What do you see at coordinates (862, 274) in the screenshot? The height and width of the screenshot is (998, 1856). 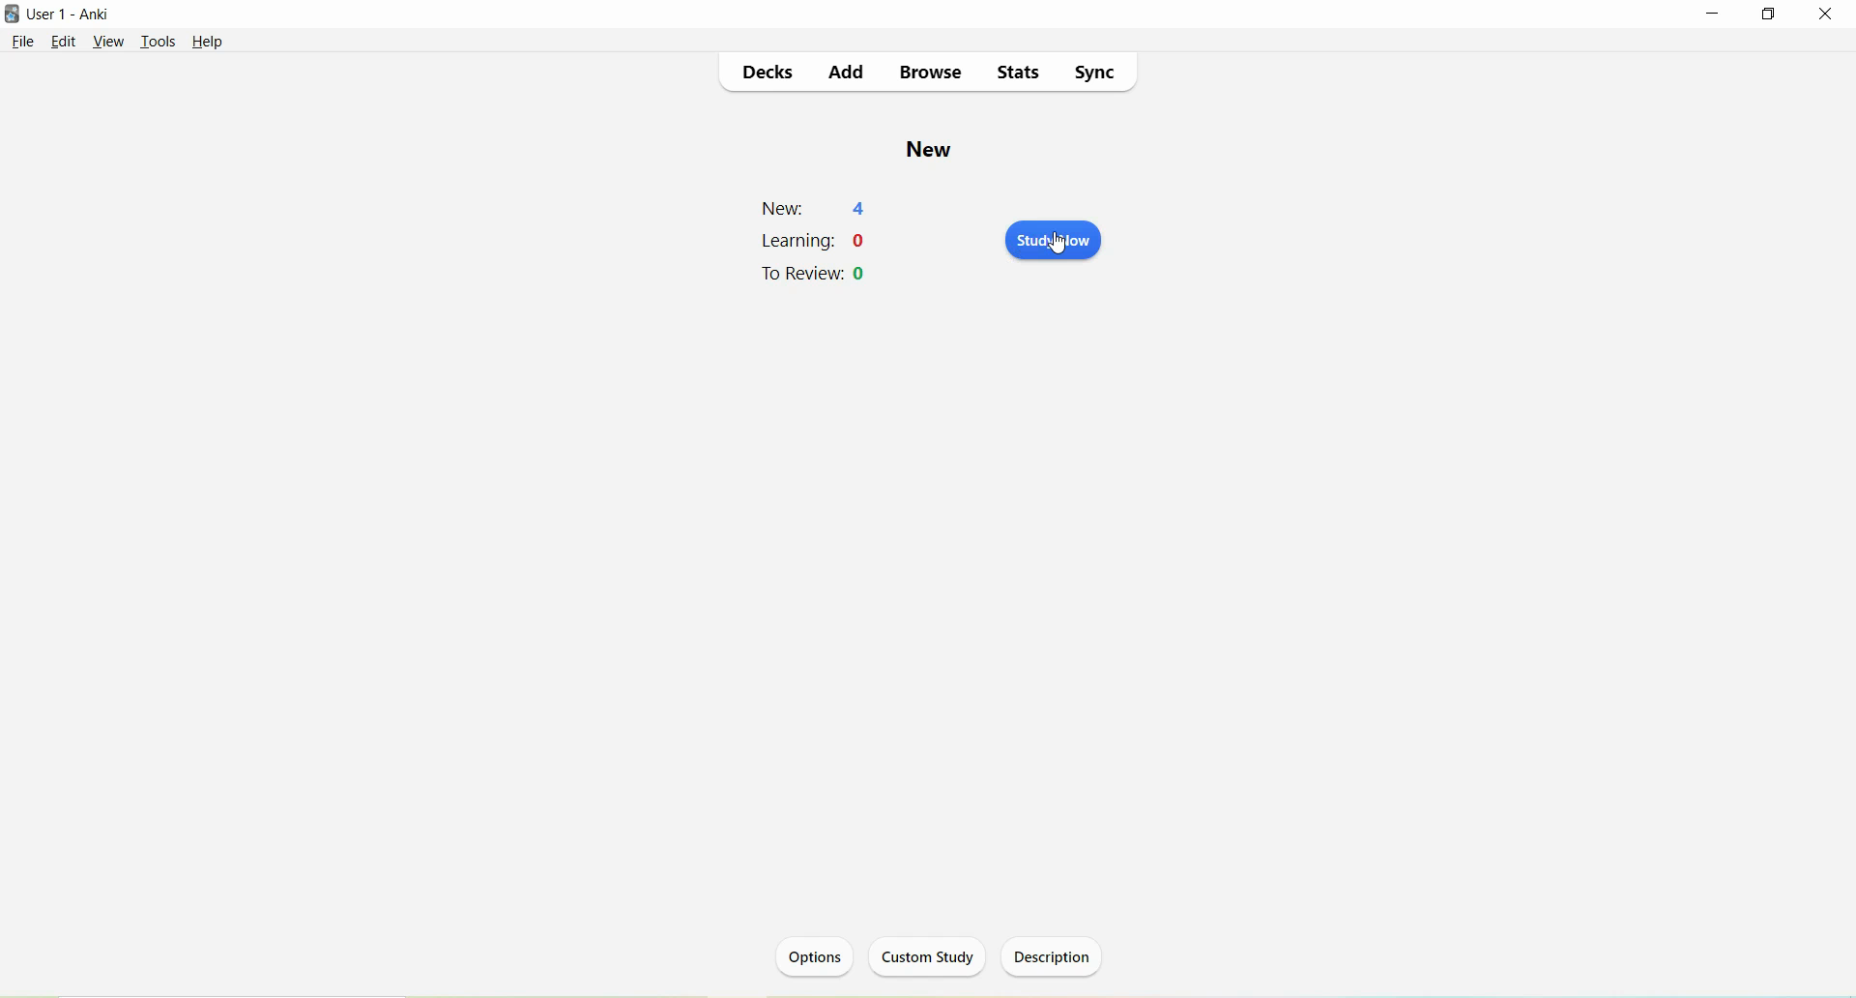 I see `0` at bounding box center [862, 274].